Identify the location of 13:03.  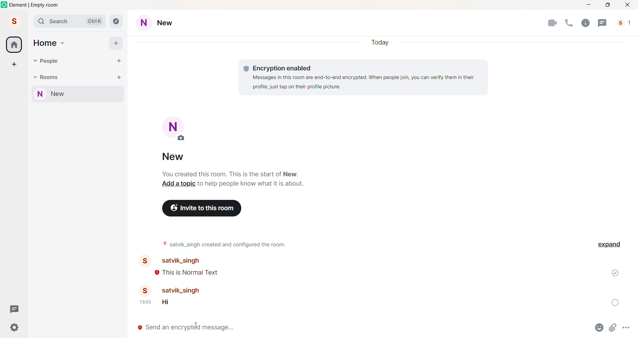
(145, 302).